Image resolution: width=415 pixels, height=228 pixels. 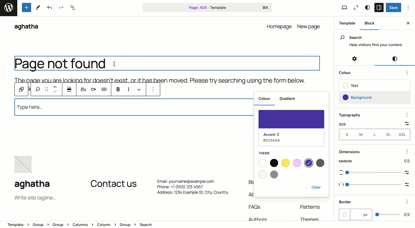 What do you see at coordinates (140, 89) in the screenshot?
I see `Link` at bounding box center [140, 89].